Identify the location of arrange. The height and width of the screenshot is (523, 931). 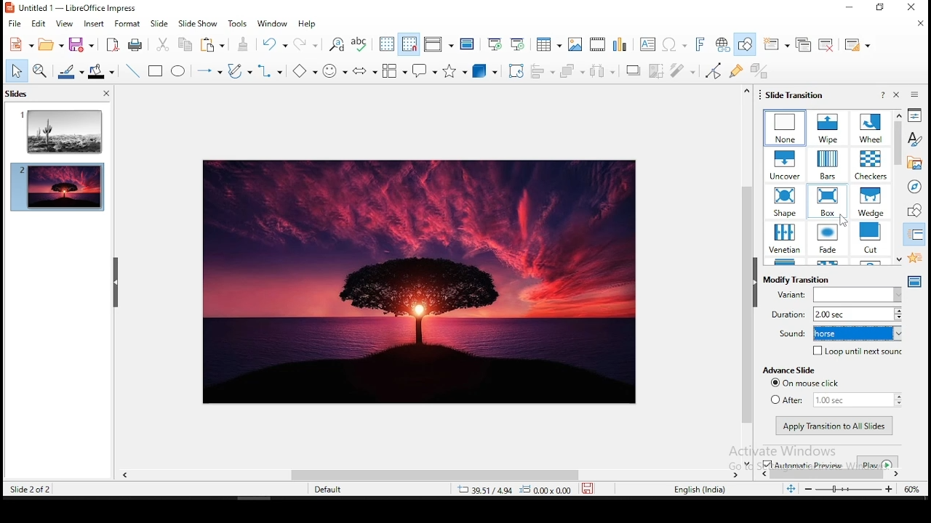
(573, 70).